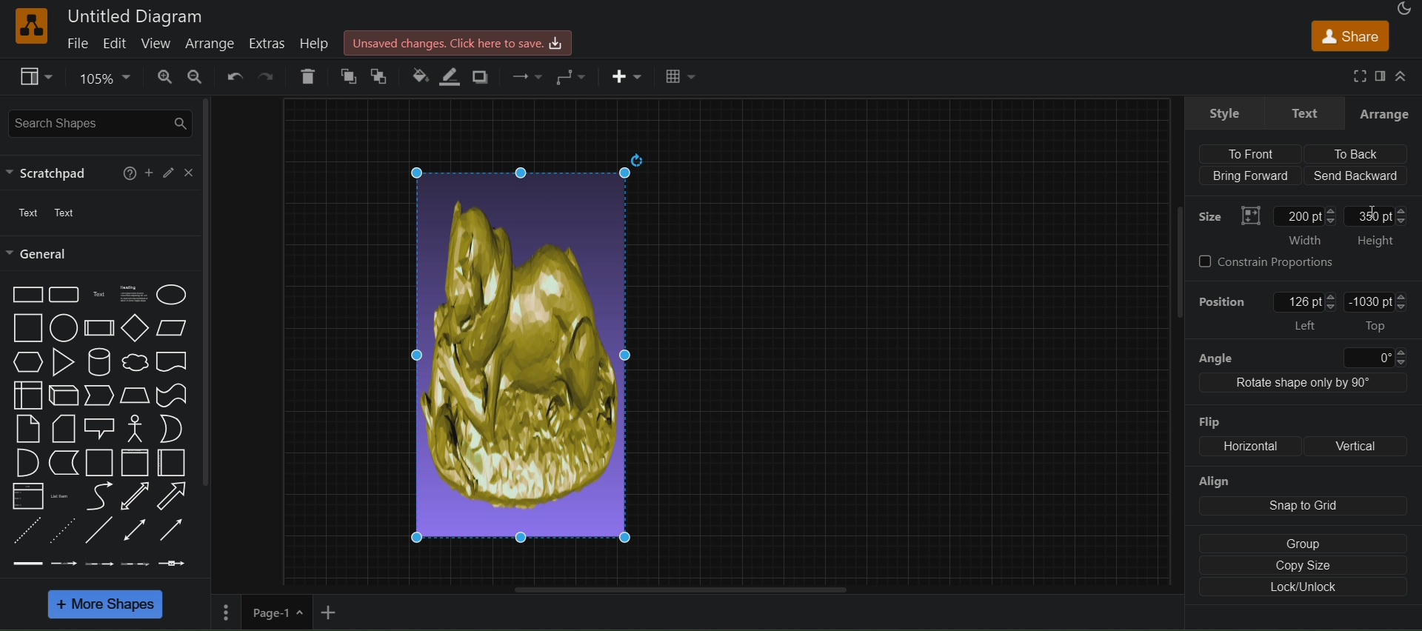 The width and height of the screenshot is (1422, 631). What do you see at coordinates (1209, 217) in the screenshot?
I see `Size` at bounding box center [1209, 217].